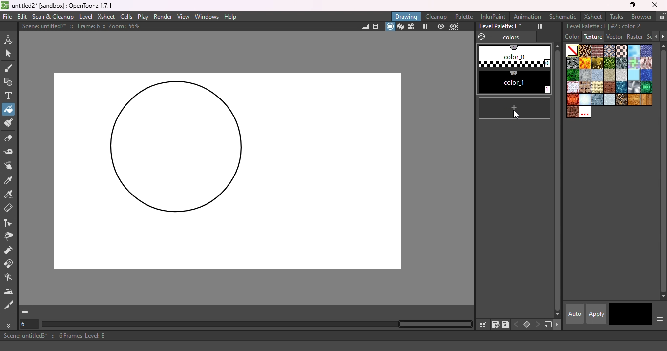  What do you see at coordinates (437, 16) in the screenshot?
I see `Cleanup` at bounding box center [437, 16].